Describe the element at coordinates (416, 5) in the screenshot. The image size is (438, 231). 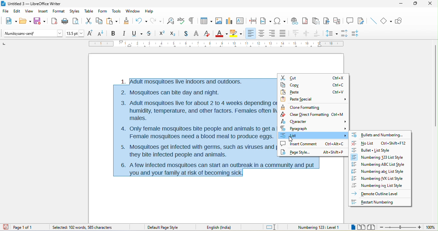
I see `maximize` at that location.